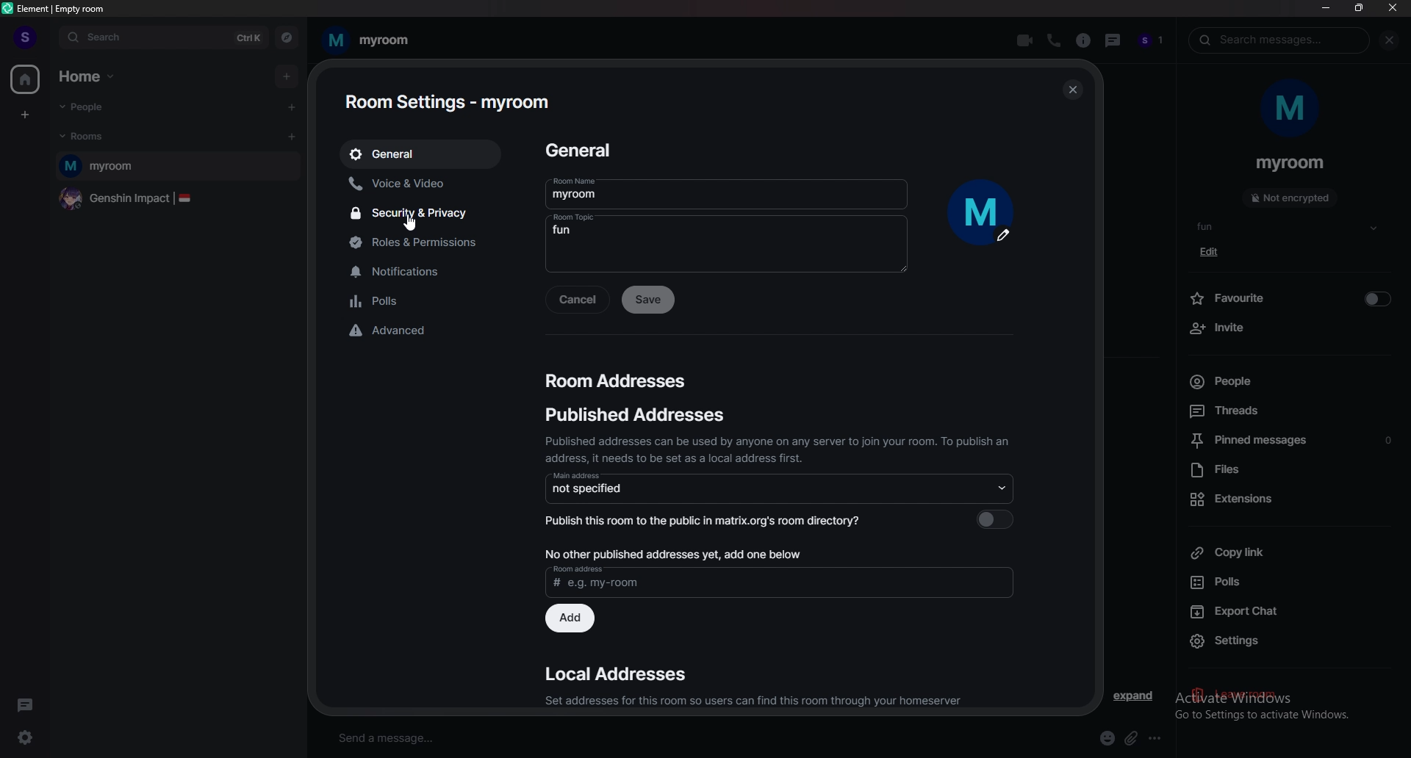 This screenshot has width=1411, height=758. I want to click on video call, so click(1024, 40).